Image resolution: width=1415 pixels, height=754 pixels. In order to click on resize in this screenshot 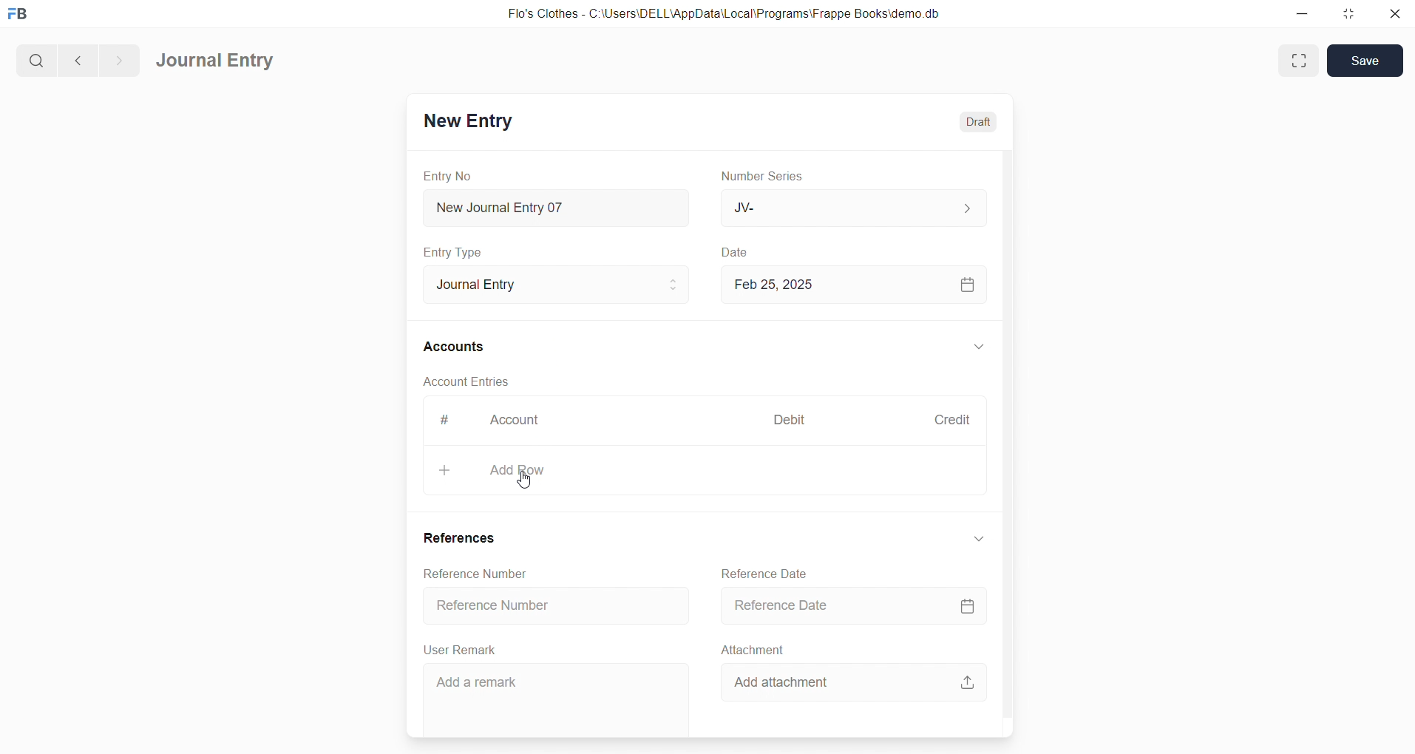, I will do `click(1346, 15)`.